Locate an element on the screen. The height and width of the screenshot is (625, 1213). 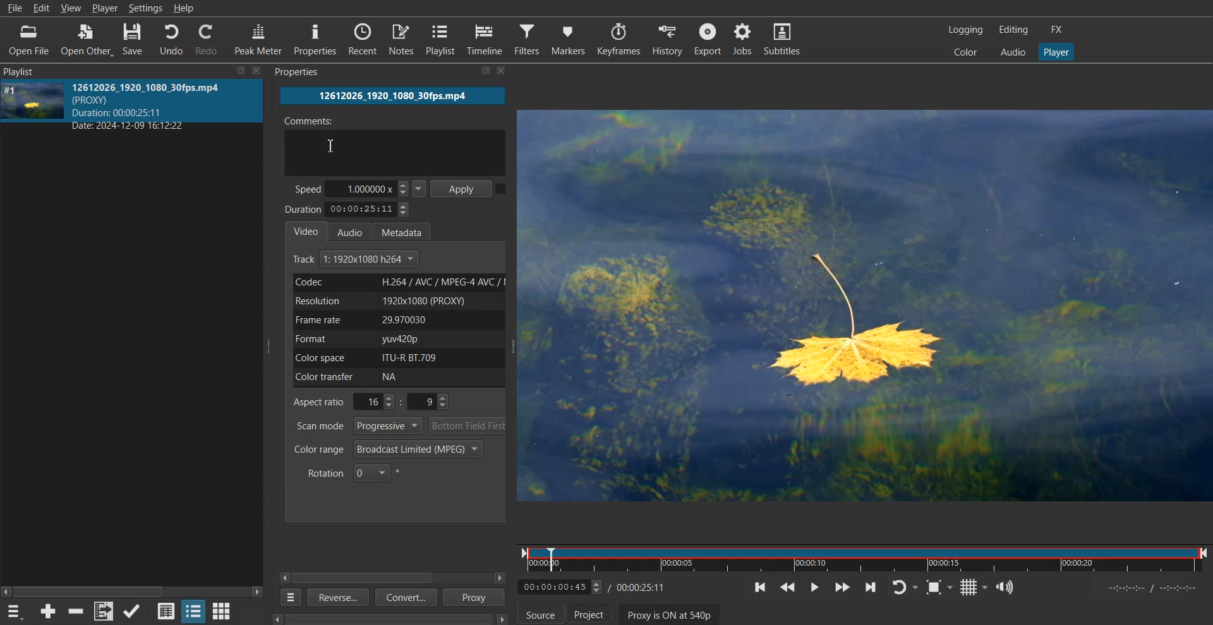
Subtitle is located at coordinates (785, 39).